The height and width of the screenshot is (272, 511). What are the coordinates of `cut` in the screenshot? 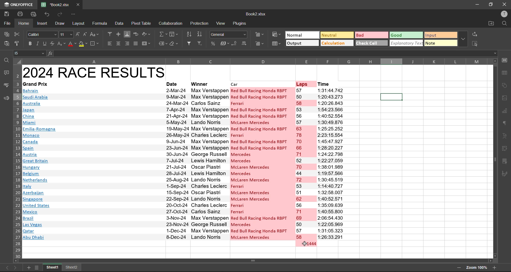 It's located at (18, 34).